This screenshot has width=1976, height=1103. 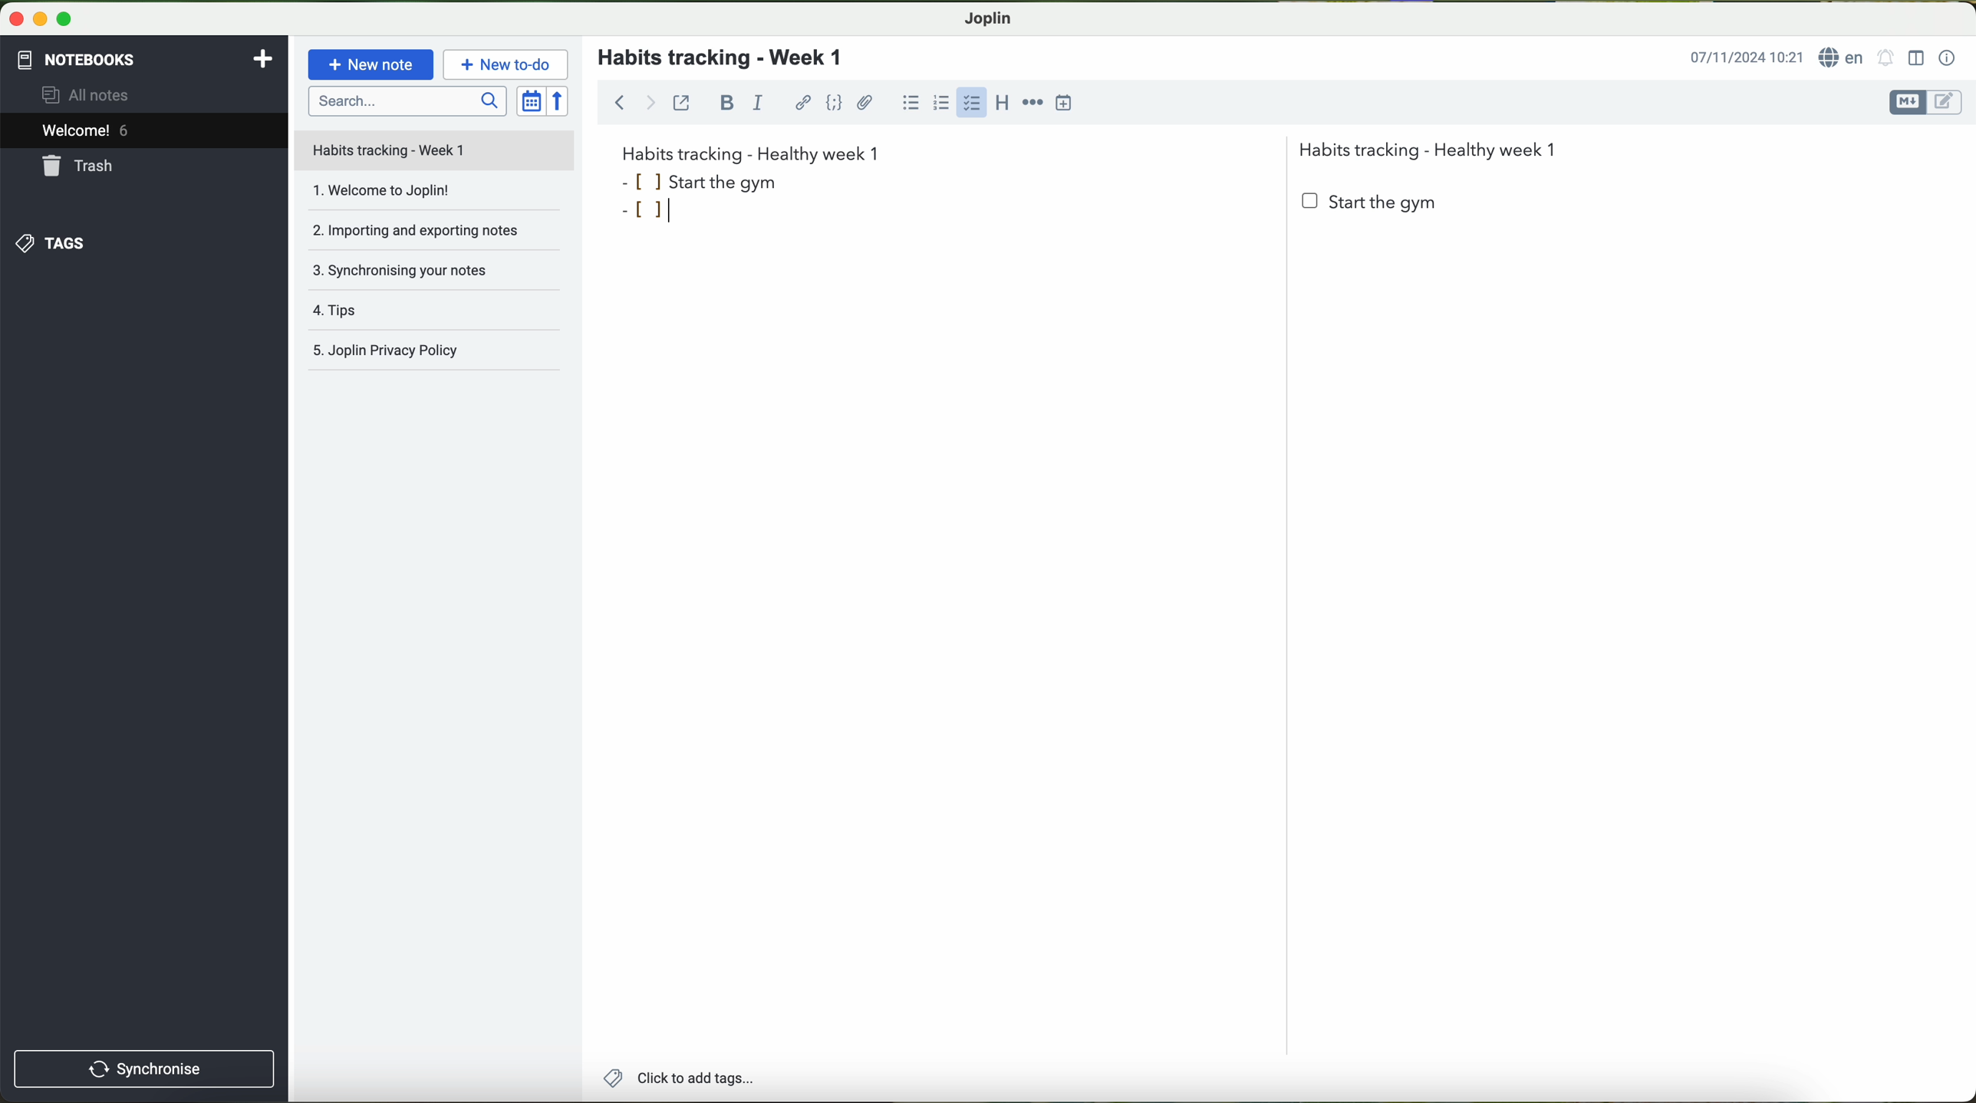 What do you see at coordinates (81, 166) in the screenshot?
I see `trash` at bounding box center [81, 166].